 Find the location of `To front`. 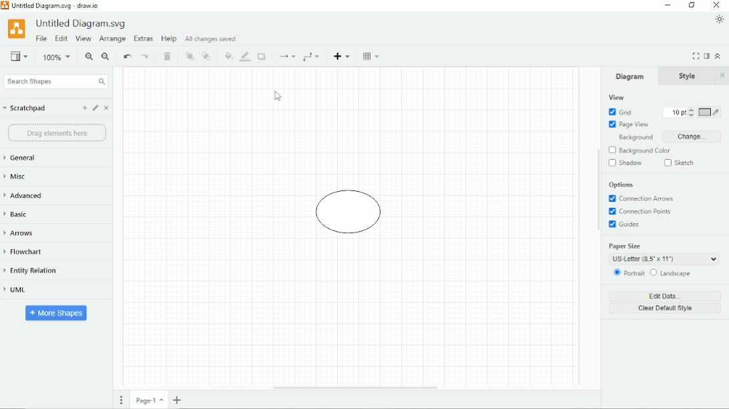

To front is located at coordinates (190, 57).